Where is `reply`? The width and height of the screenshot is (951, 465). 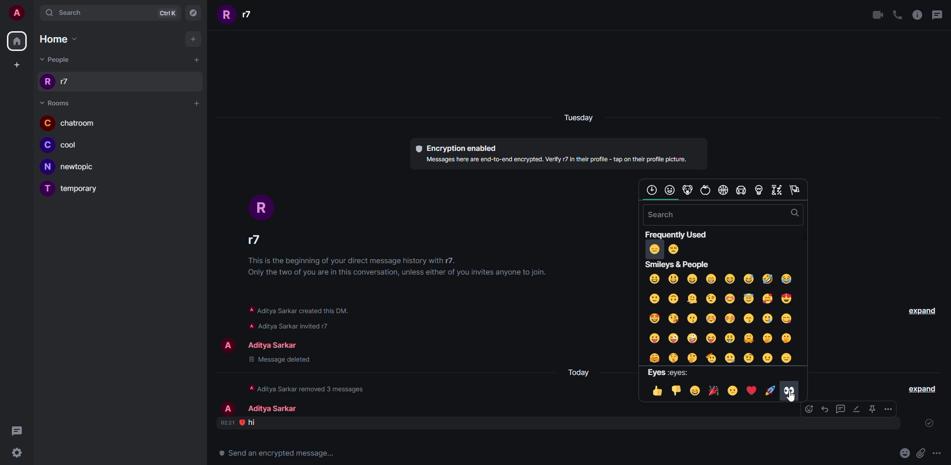 reply is located at coordinates (825, 409).